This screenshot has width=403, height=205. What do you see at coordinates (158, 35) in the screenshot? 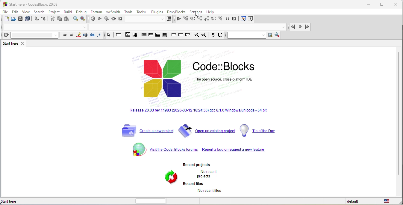
I see `counting loop` at bounding box center [158, 35].